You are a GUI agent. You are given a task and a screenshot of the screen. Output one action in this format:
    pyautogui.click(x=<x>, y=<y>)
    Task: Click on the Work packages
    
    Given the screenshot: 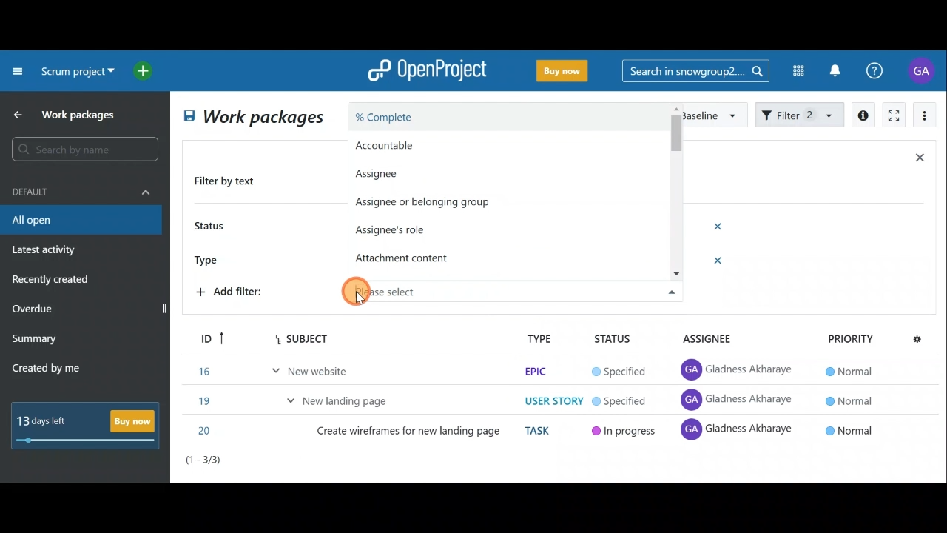 What is the action you would take?
    pyautogui.click(x=67, y=115)
    